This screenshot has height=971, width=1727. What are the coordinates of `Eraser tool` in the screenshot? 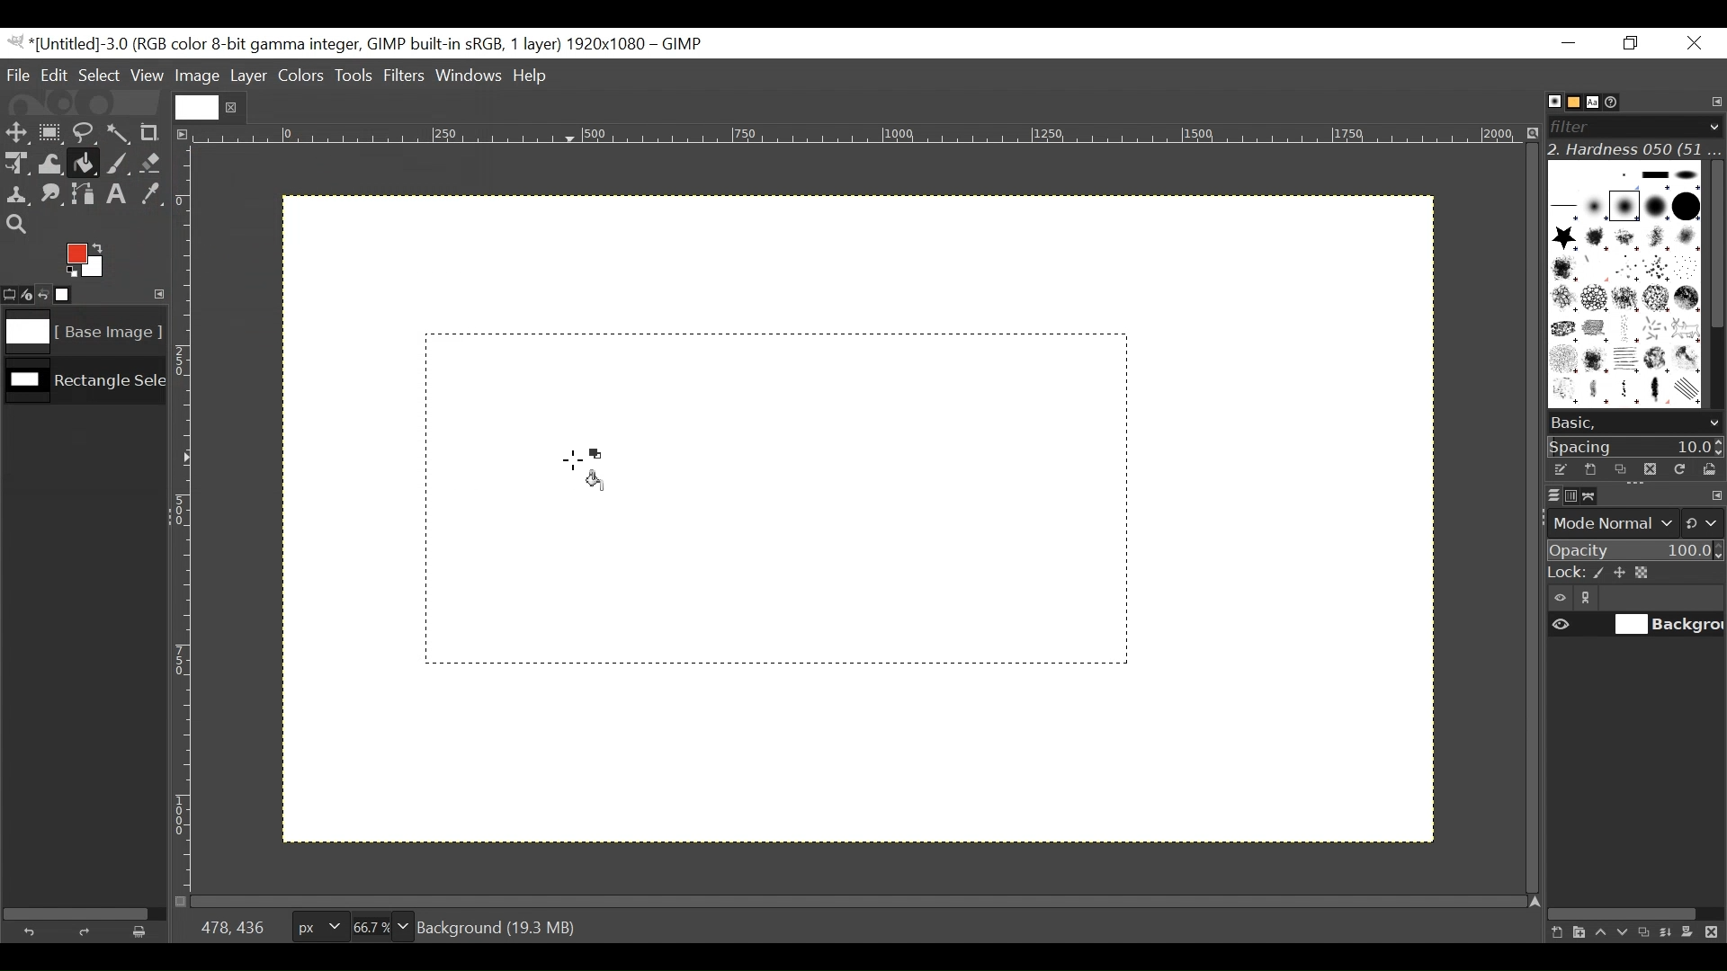 It's located at (153, 165).